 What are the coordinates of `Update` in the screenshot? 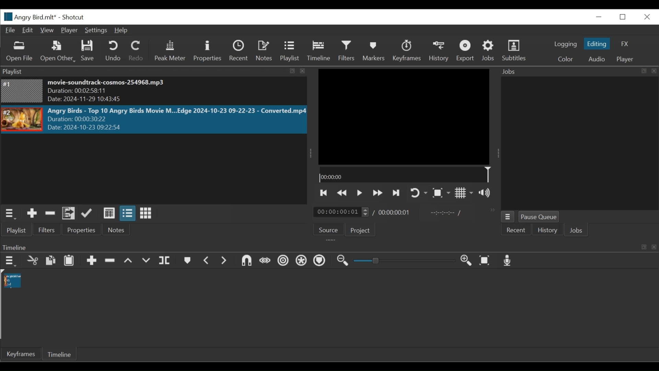 It's located at (89, 213).